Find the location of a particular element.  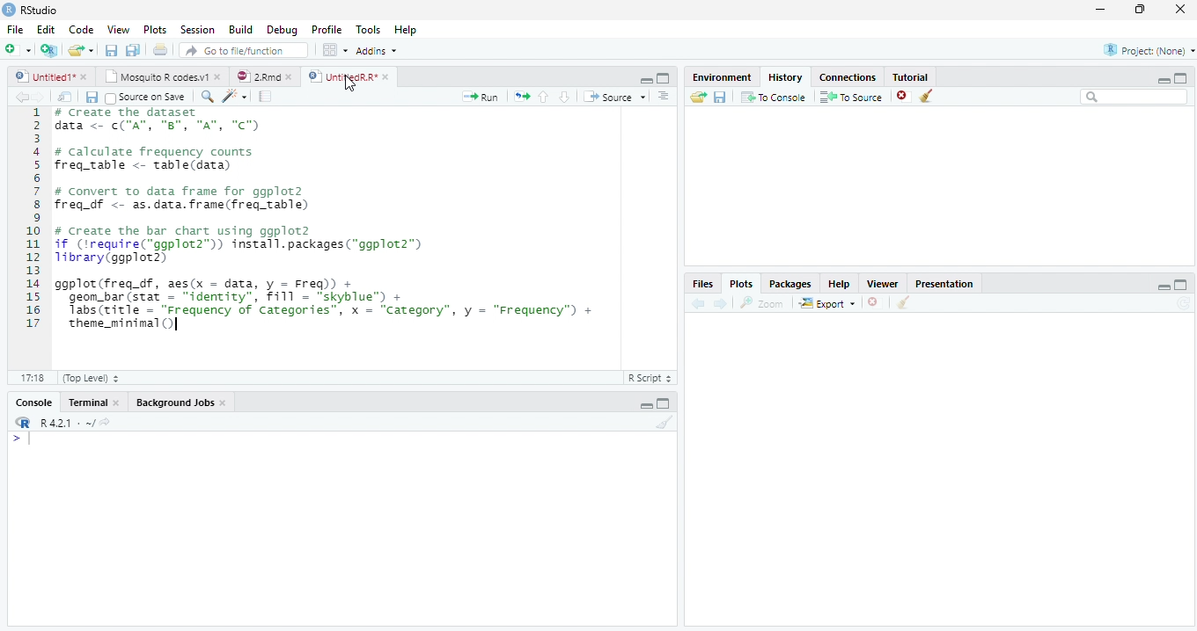

Back is located at coordinates (20, 97).